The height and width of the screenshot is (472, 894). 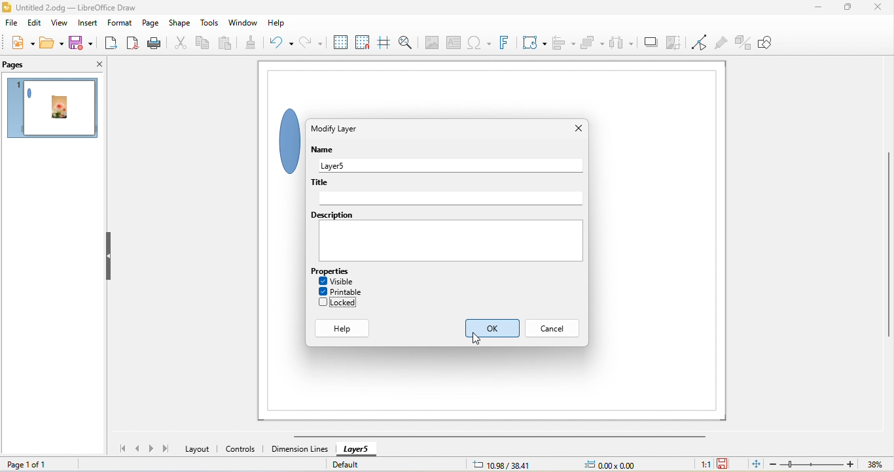 What do you see at coordinates (354, 464) in the screenshot?
I see `default` at bounding box center [354, 464].